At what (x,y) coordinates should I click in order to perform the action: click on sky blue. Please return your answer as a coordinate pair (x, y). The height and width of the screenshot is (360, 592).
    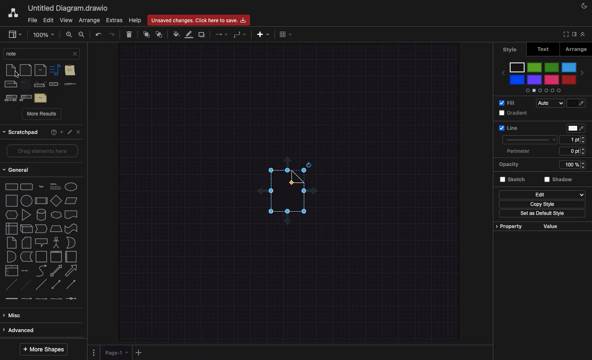
    Looking at the image, I should click on (569, 68).